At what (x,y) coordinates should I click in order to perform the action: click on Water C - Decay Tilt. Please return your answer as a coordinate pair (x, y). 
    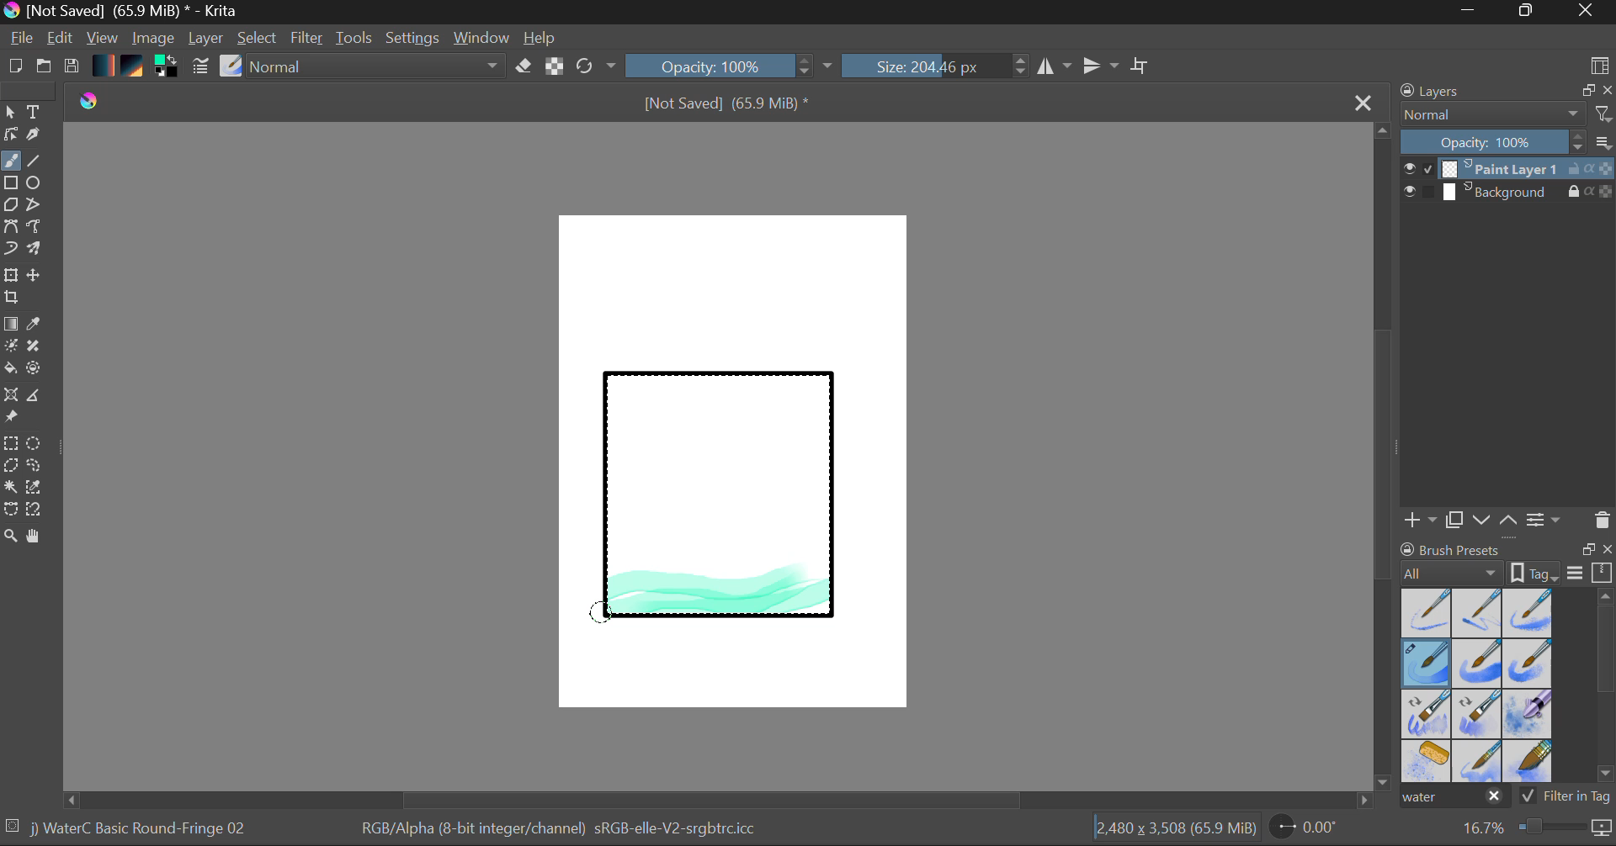
    Looking at the image, I should click on (1477, 712).